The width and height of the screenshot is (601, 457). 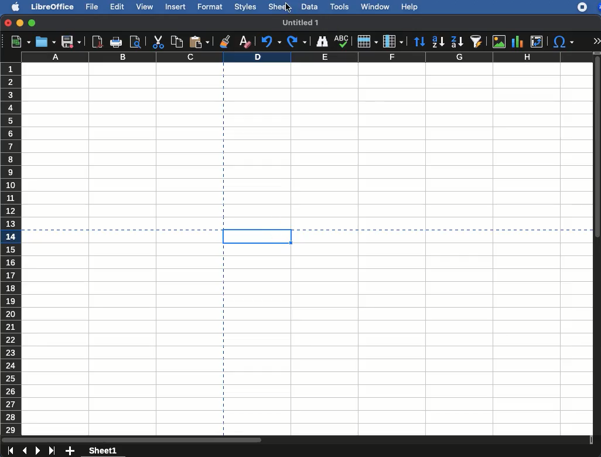 What do you see at coordinates (210, 6) in the screenshot?
I see `format` at bounding box center [210, 6].